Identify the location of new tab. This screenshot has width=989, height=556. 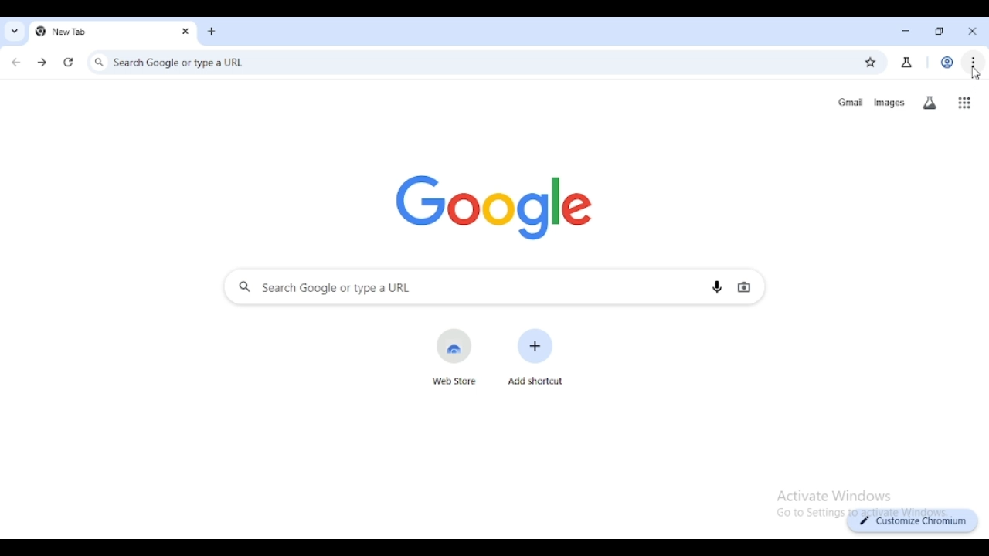
(212, 32).